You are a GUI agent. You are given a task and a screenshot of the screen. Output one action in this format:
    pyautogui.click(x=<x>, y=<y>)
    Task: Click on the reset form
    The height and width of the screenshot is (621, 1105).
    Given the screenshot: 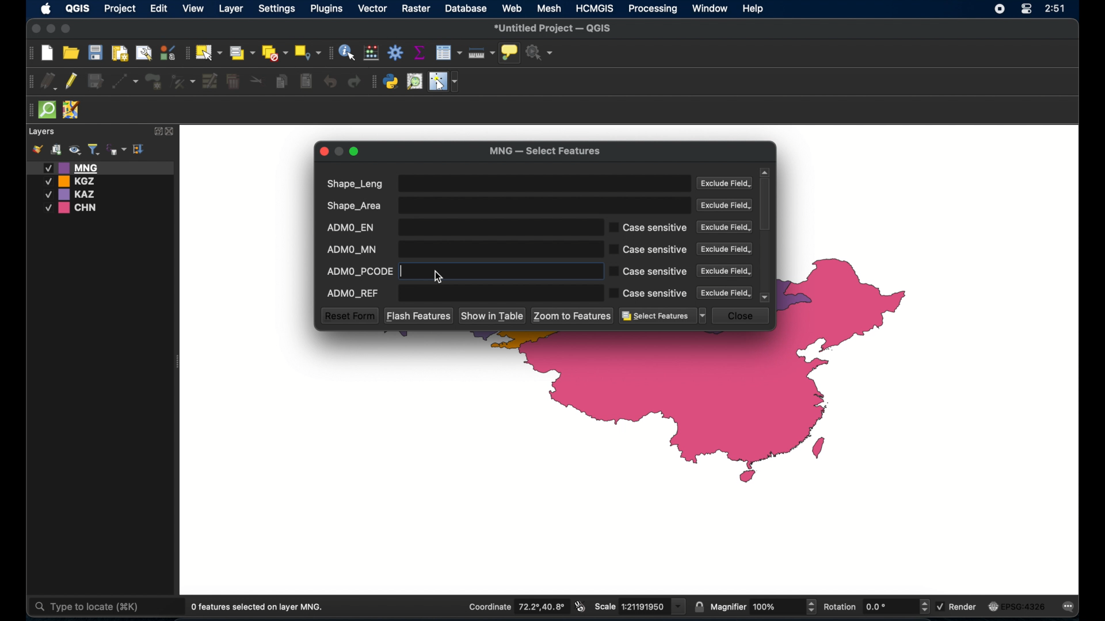 What is the action you would take?
    pyautogui.click(x=349, y=316)
    